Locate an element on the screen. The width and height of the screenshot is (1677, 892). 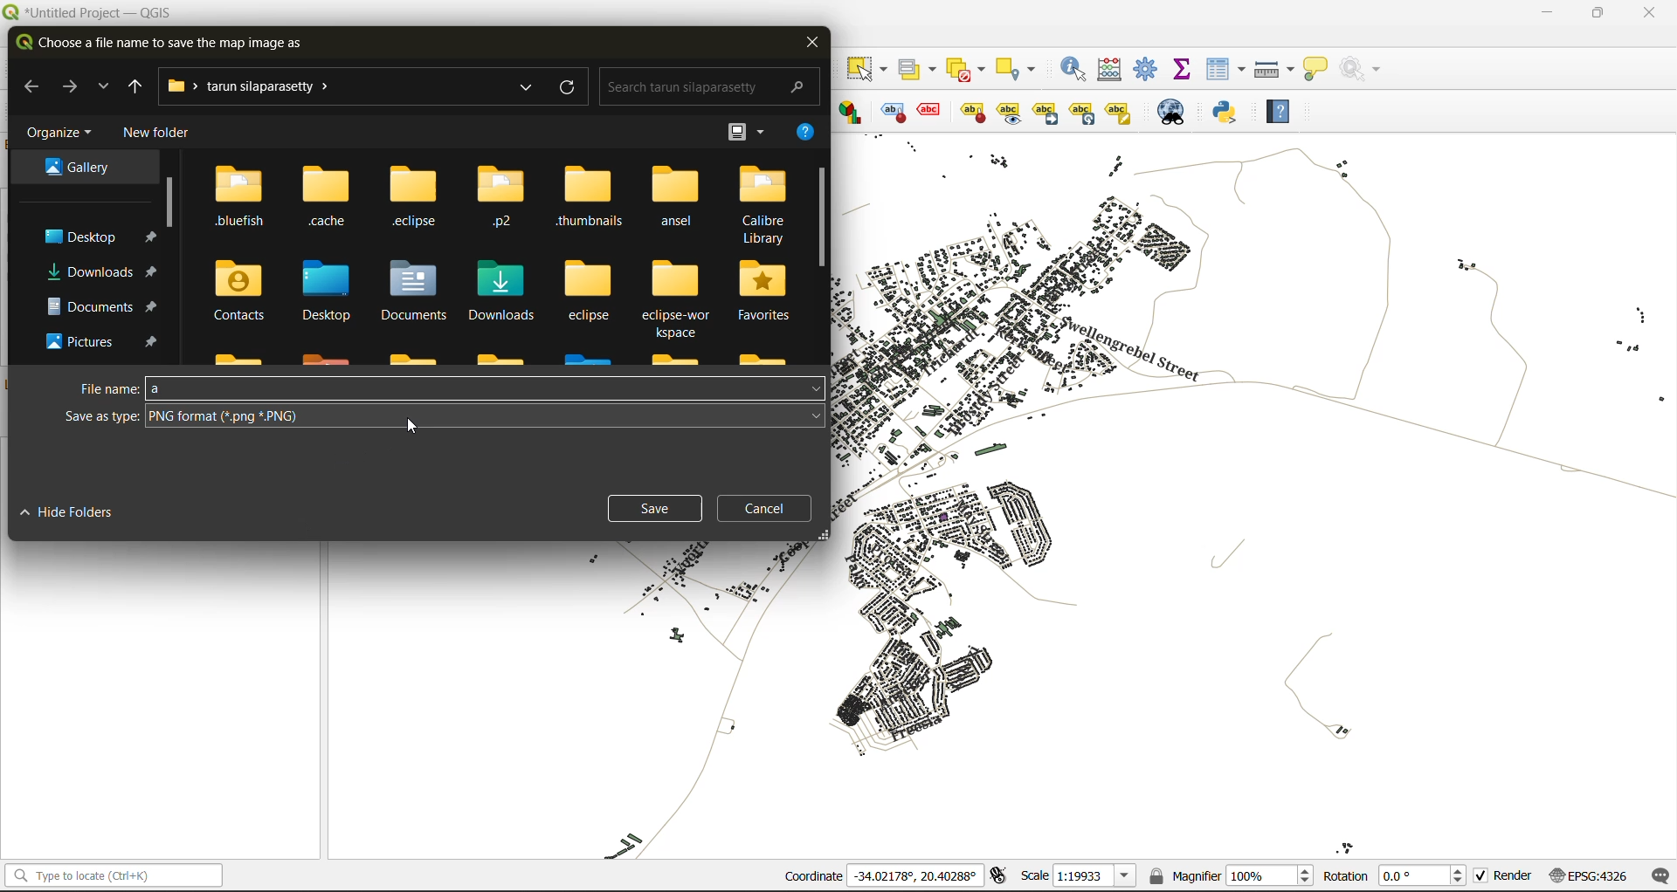
magnifier is located at coordinates (1231, 874).